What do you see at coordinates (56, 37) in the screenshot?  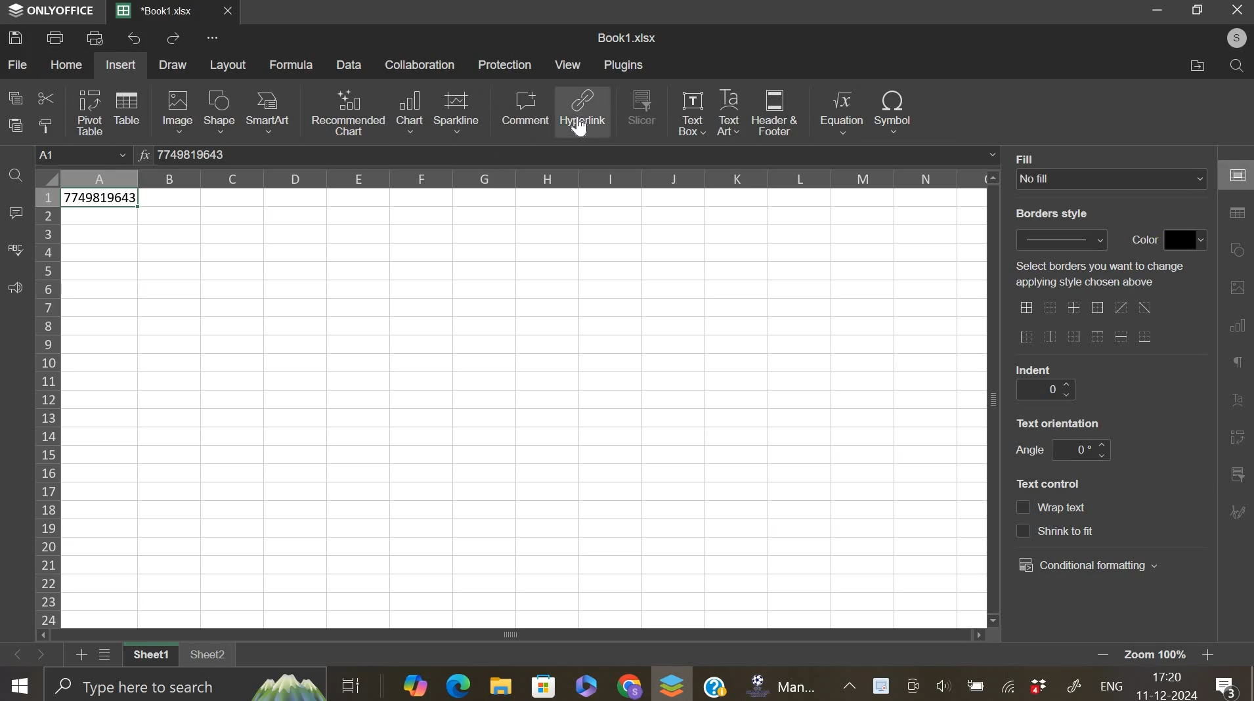 I see `print` at bounding box center [56, 37].